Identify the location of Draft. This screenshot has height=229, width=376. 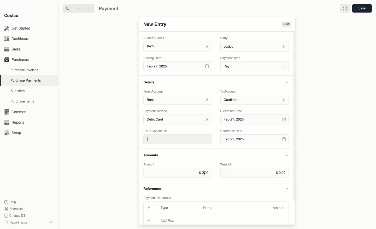
(286, 24).